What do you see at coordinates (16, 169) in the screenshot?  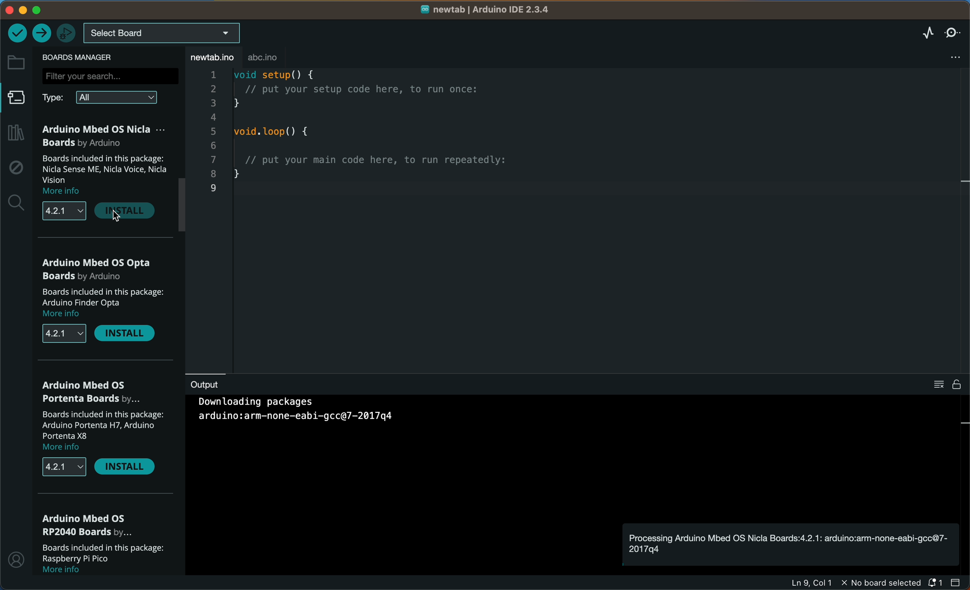 I see `debug` at bounding box center [16, 169].